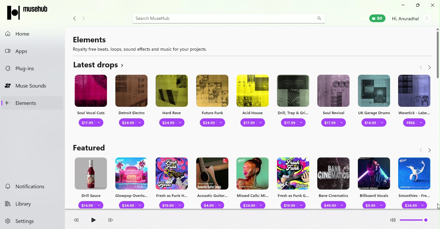 The image size is (440, 229). Describe the element at coordinates (293, 182) in the screenshot. I see `Fresh as Funk Guitars` at that location.